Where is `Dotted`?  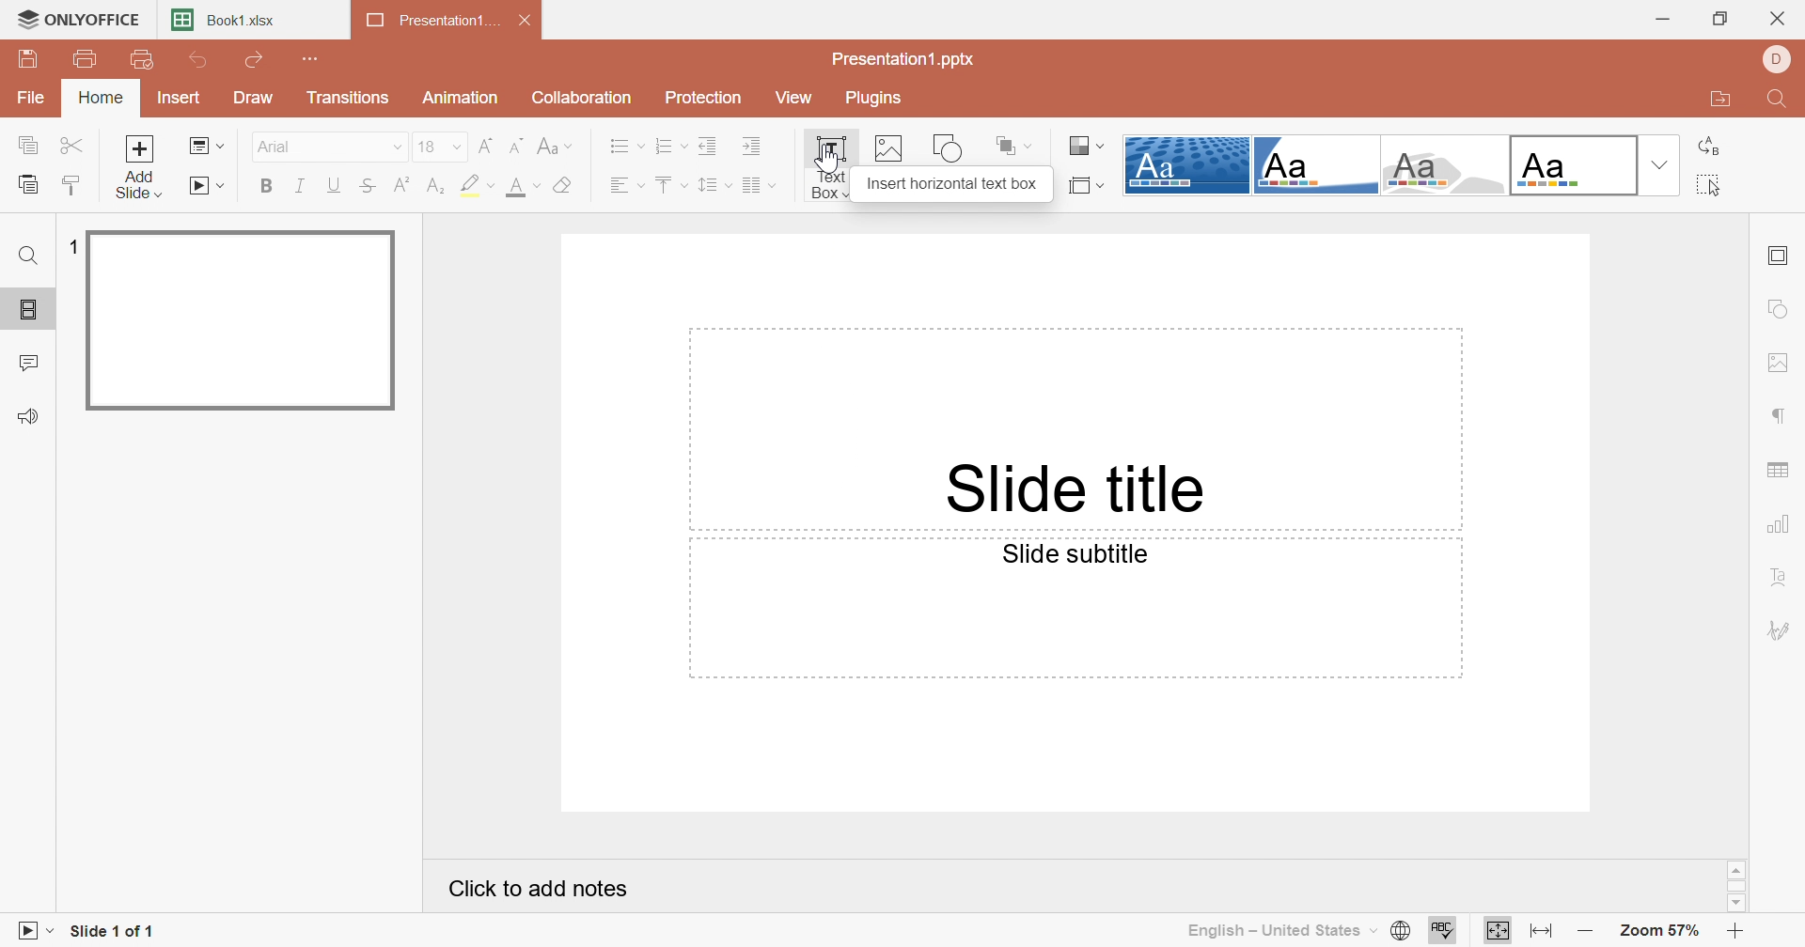 Dotted is located at coordinates (1187, 164).